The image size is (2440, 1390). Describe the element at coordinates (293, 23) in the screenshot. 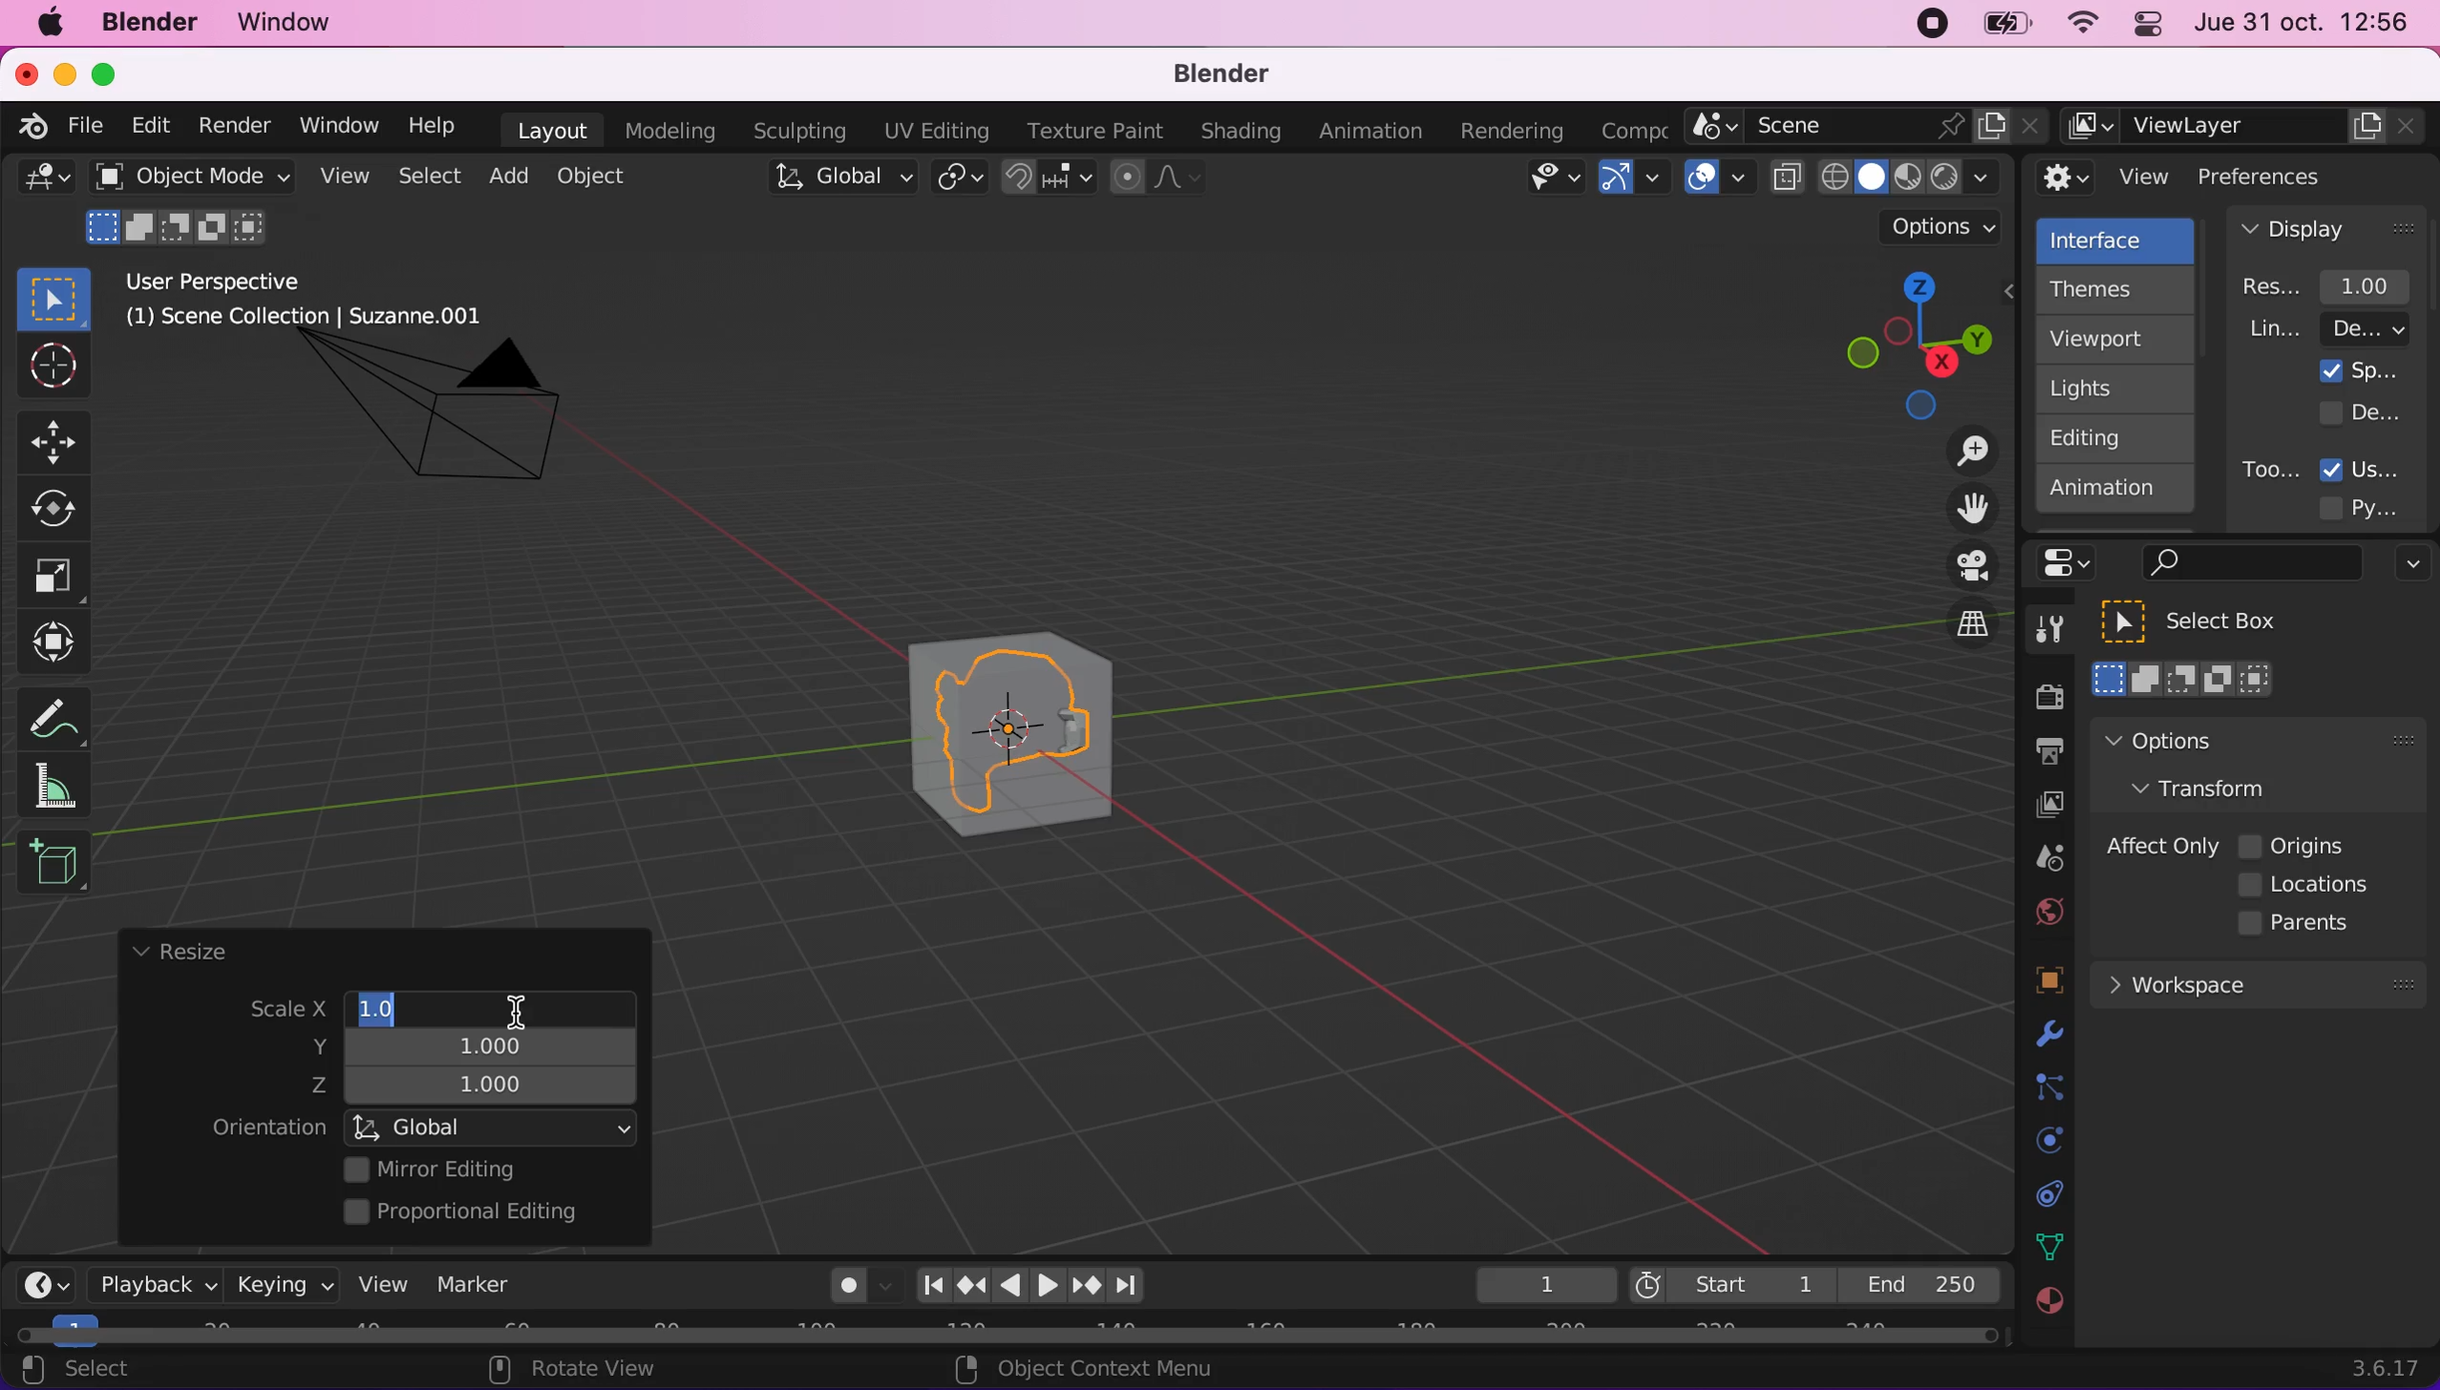

I see `window` at that location.